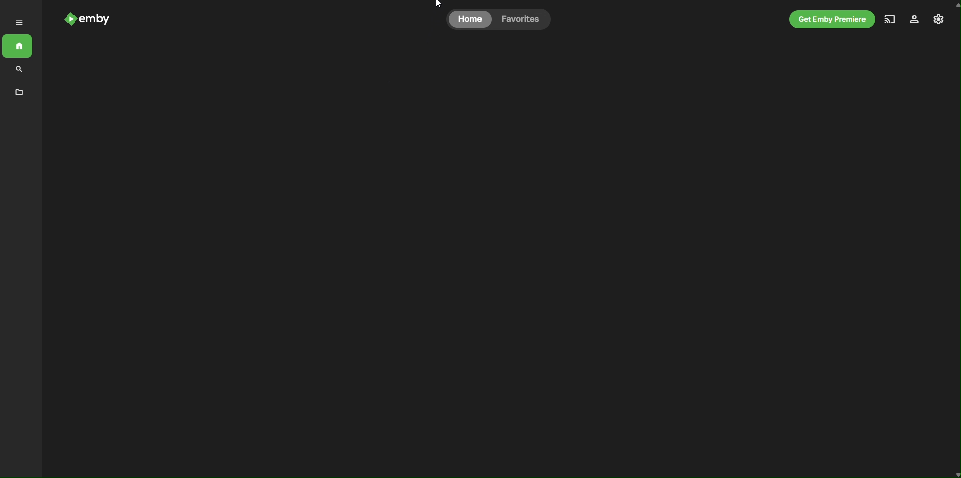 This screenshot has width=961, height=478. Describe the element at coordinates (17, 70) in the screenshot. I see `Search` at that location.